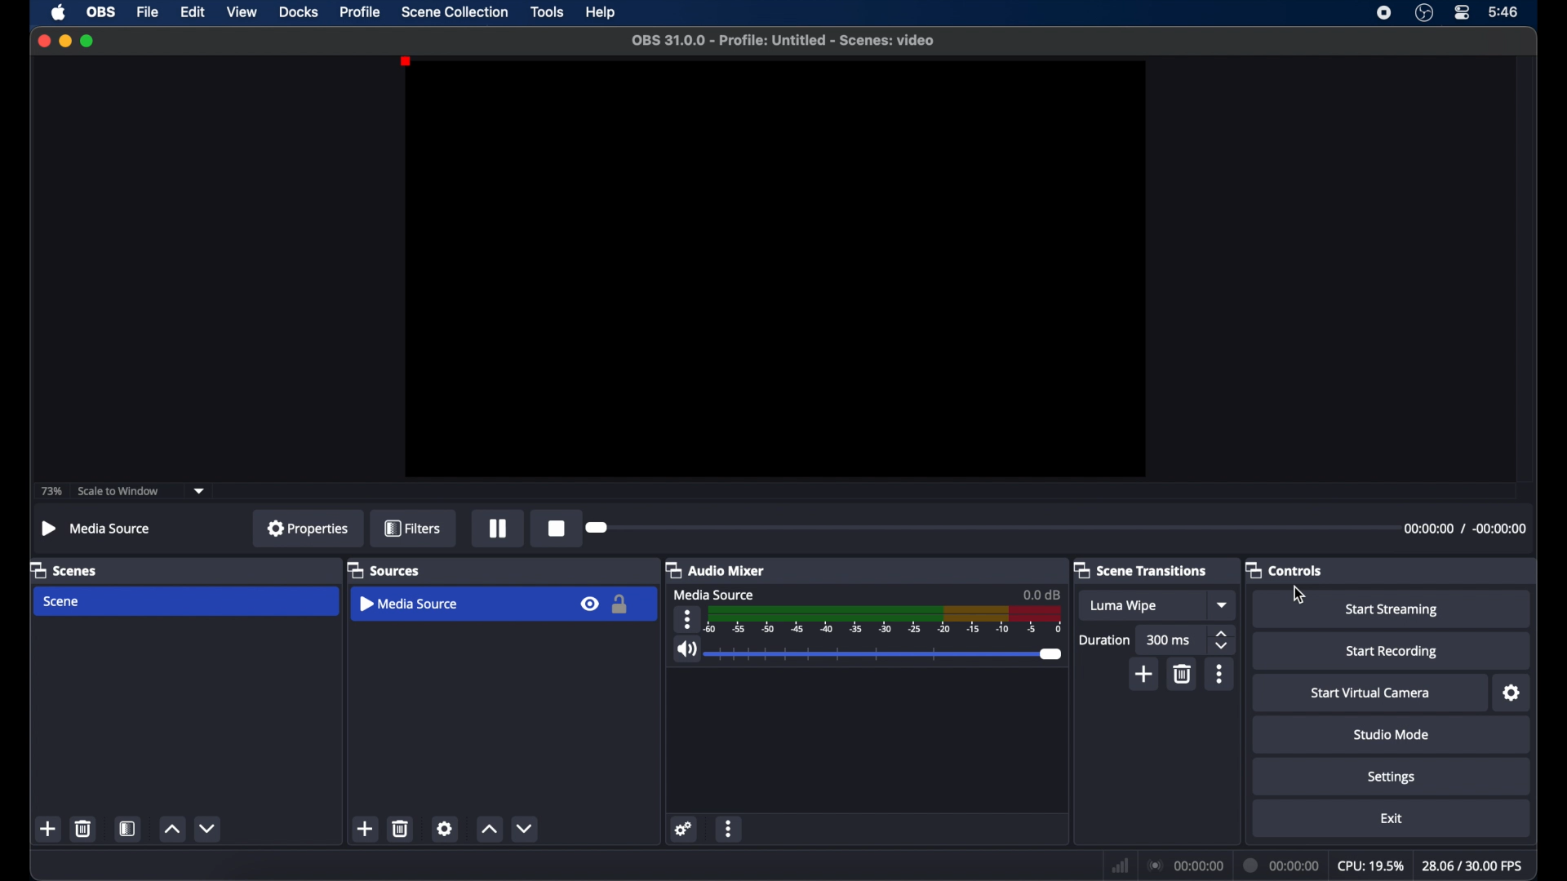  Describe the element at coordinates (1221, 640) in the screenshot. I see `stepper buttons` at that location.